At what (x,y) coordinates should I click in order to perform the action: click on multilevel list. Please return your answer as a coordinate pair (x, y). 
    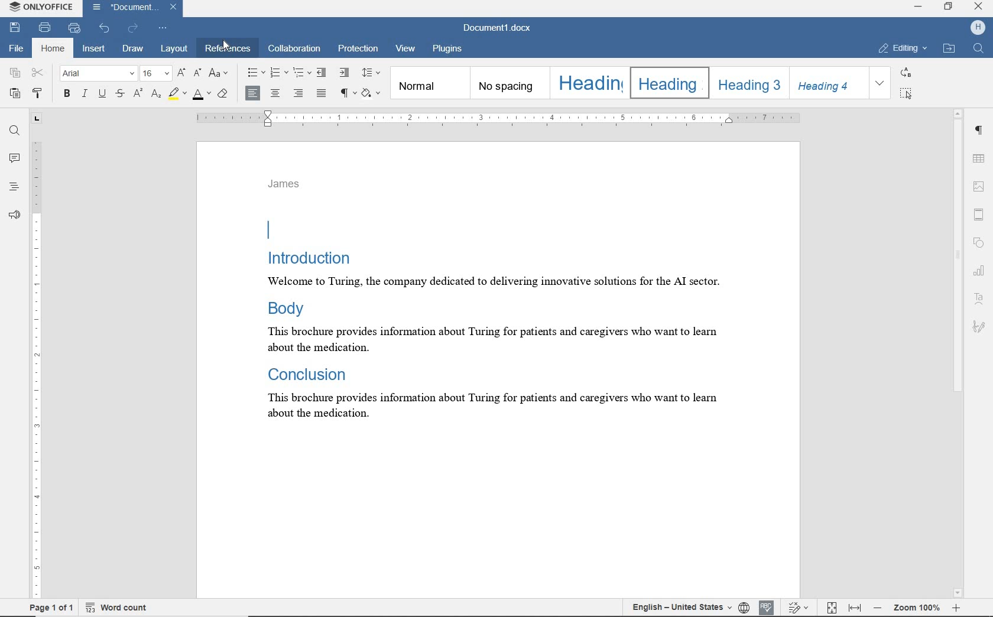
    Looking at the image, I should click on (303, 74).